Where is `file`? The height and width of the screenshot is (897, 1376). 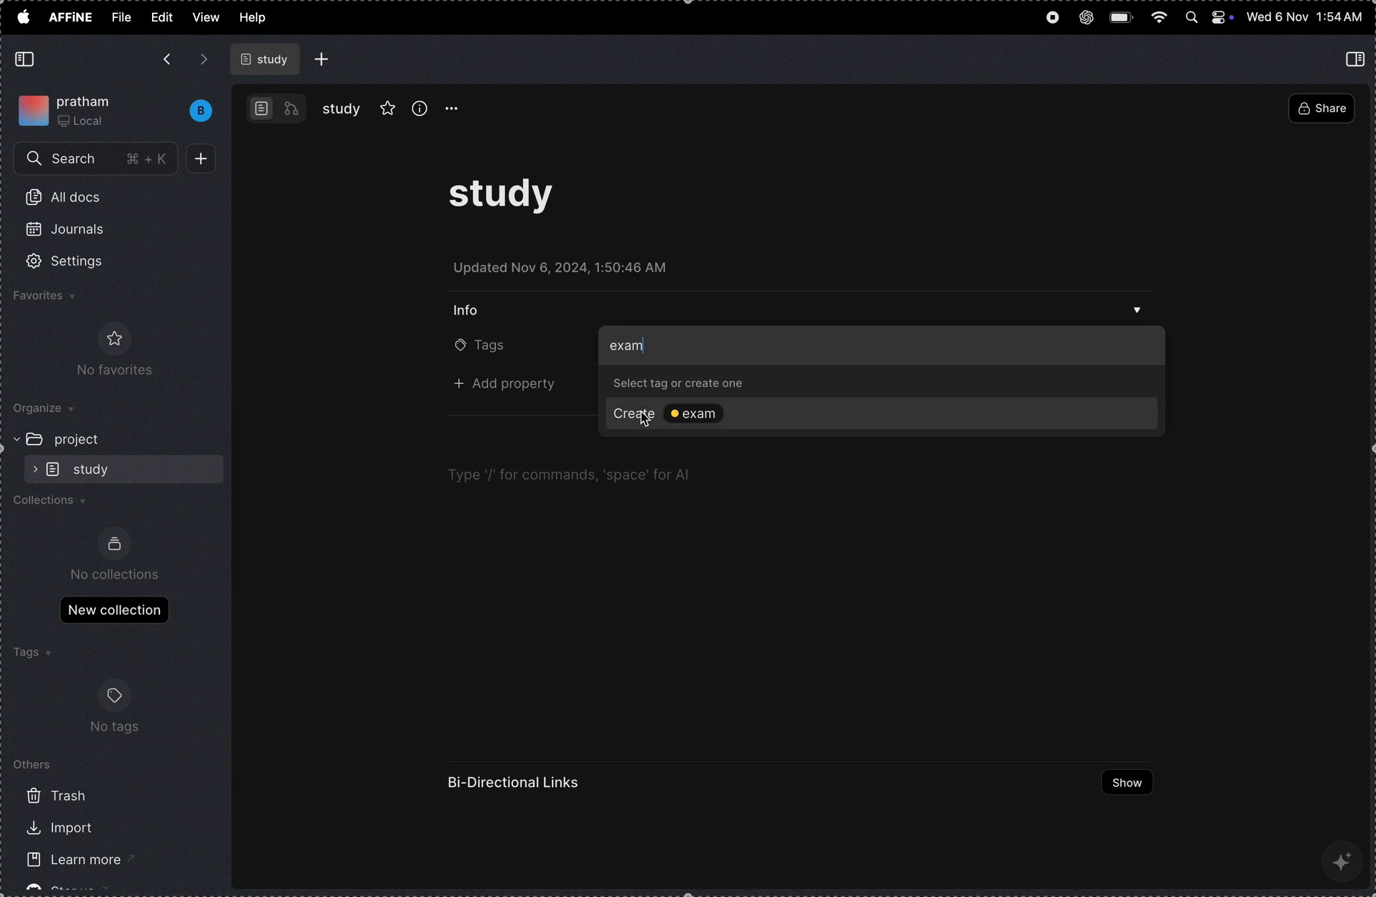
file is located at coordinates (121, 17).